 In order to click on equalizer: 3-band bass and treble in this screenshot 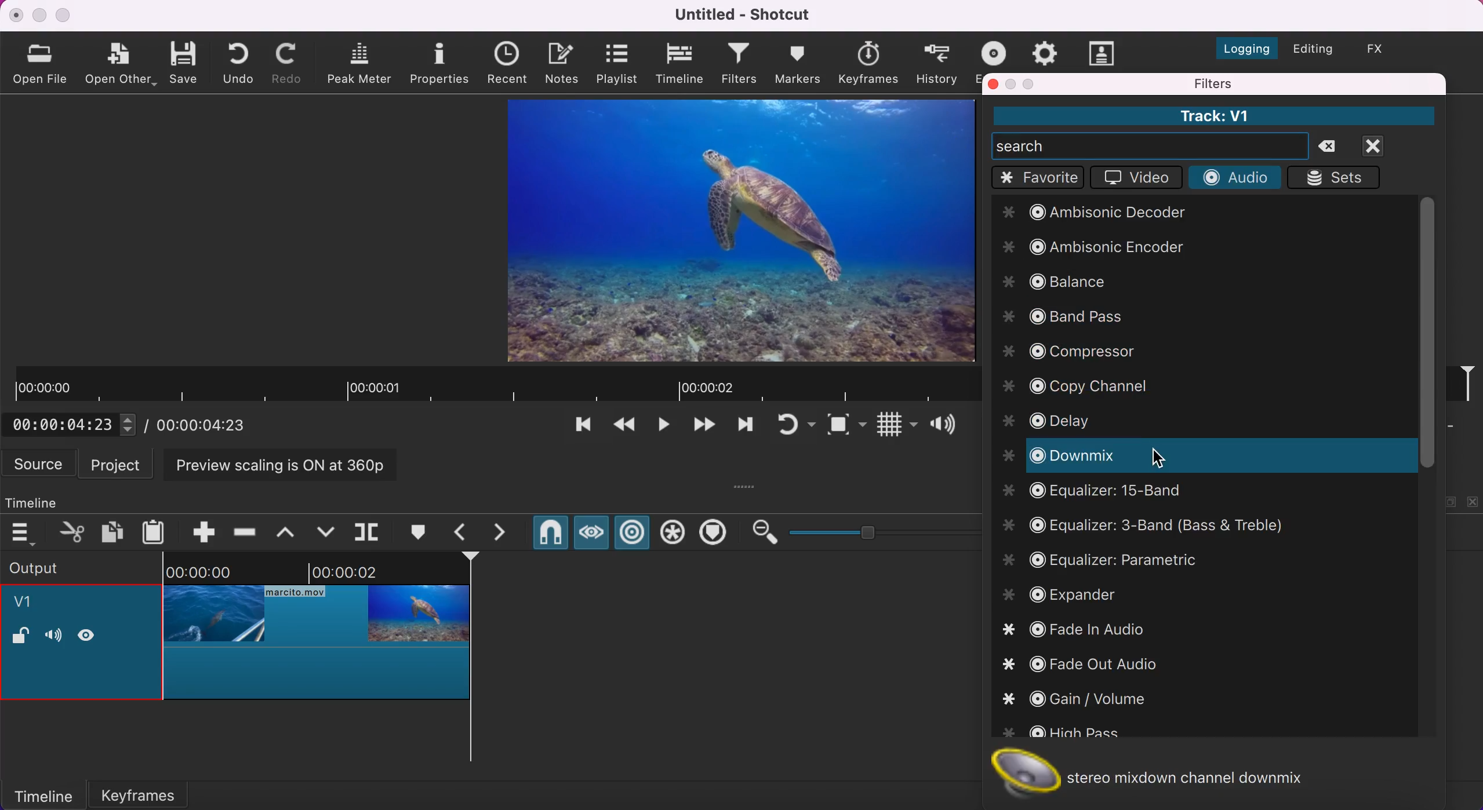, I will do `click(1150, 526)`.